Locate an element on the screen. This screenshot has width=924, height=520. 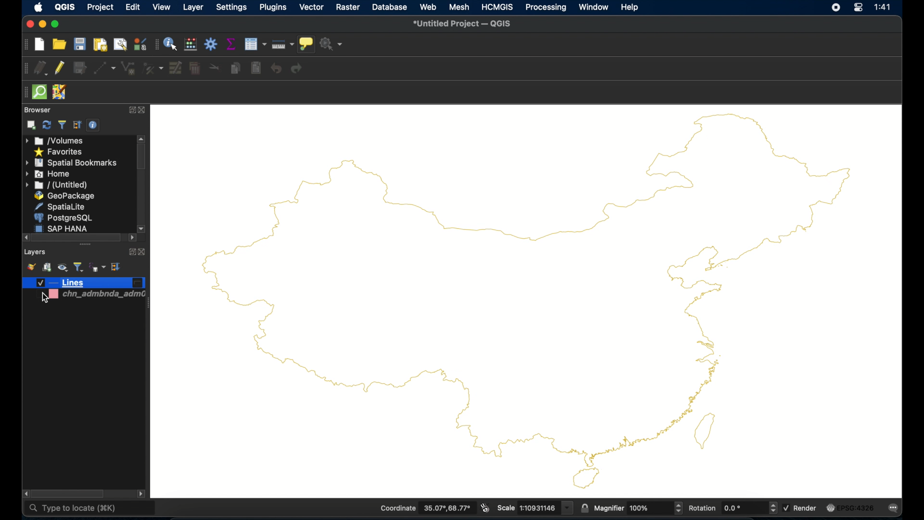
close is located at coordinates (142, 110).